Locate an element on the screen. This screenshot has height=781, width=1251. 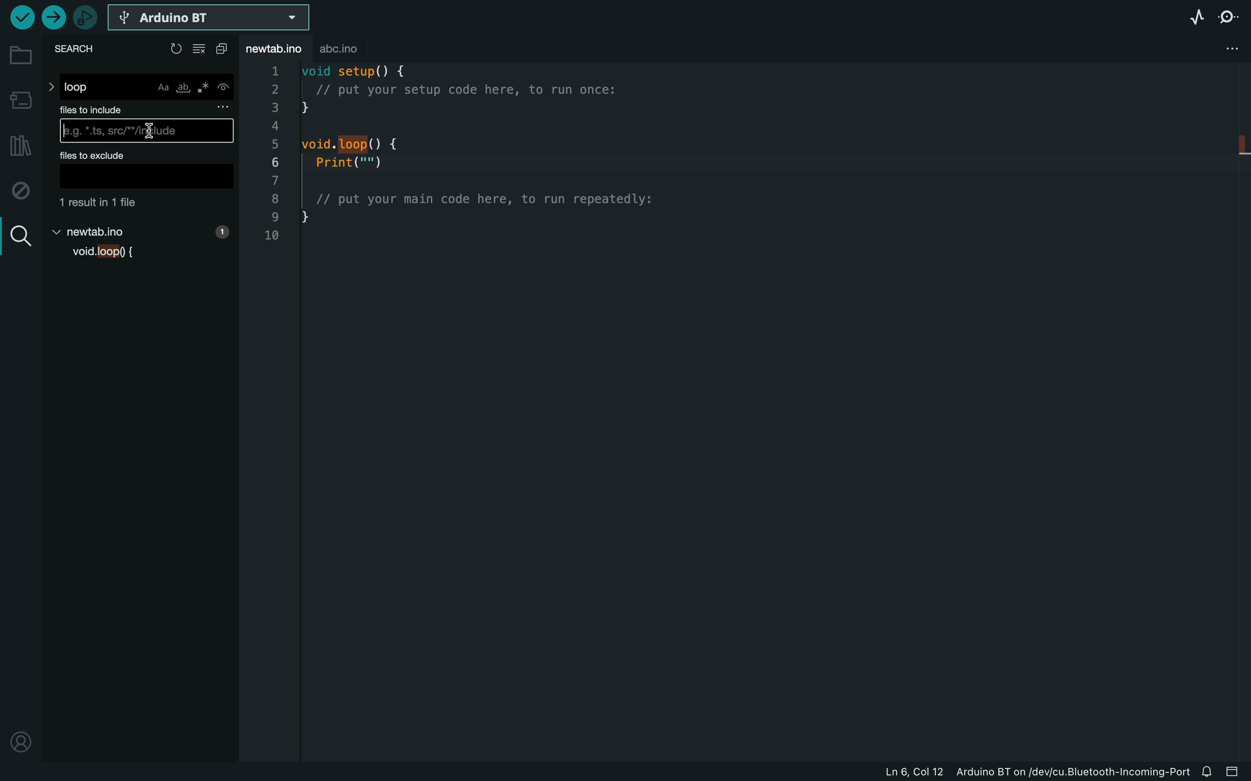
select board is located at coordinates (209, 19).